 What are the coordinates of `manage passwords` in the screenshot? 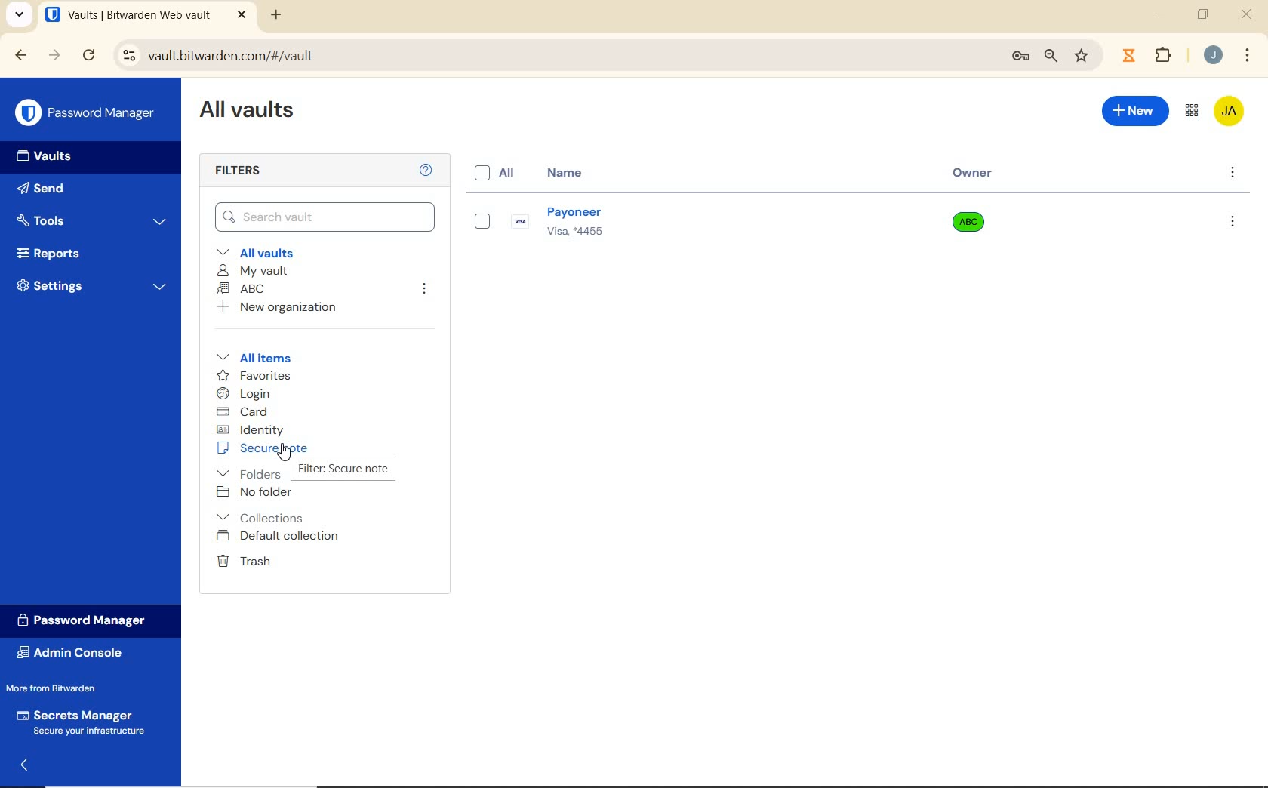 It's located at (1020, 59).